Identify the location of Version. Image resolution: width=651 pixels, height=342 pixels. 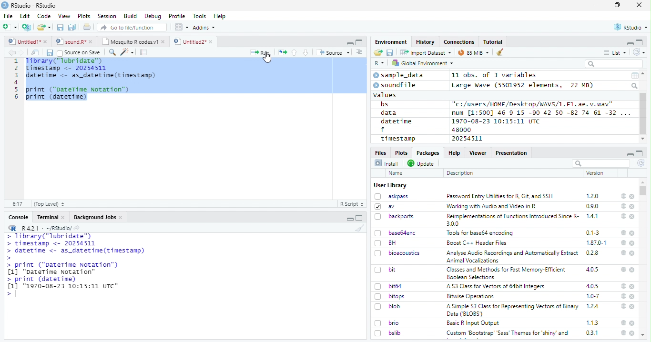
(597, 173).